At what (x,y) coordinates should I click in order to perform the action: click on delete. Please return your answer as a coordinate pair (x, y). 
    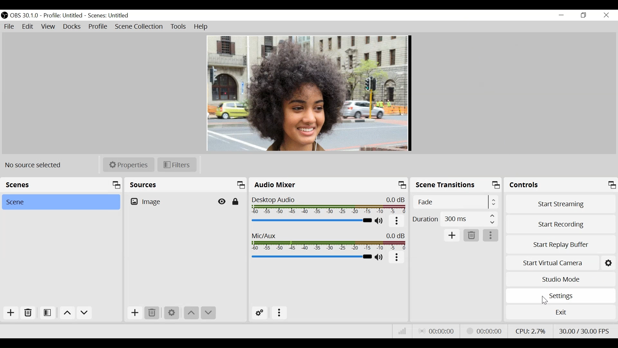
    Looking at the image, I should click on (472, 236).